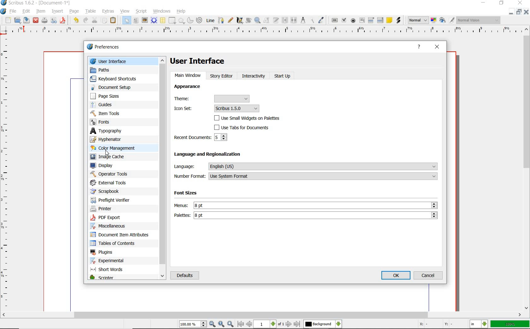 Image resolution: width=530 pixels, height=329 pixels. I want to click on line, so click(211, 20).